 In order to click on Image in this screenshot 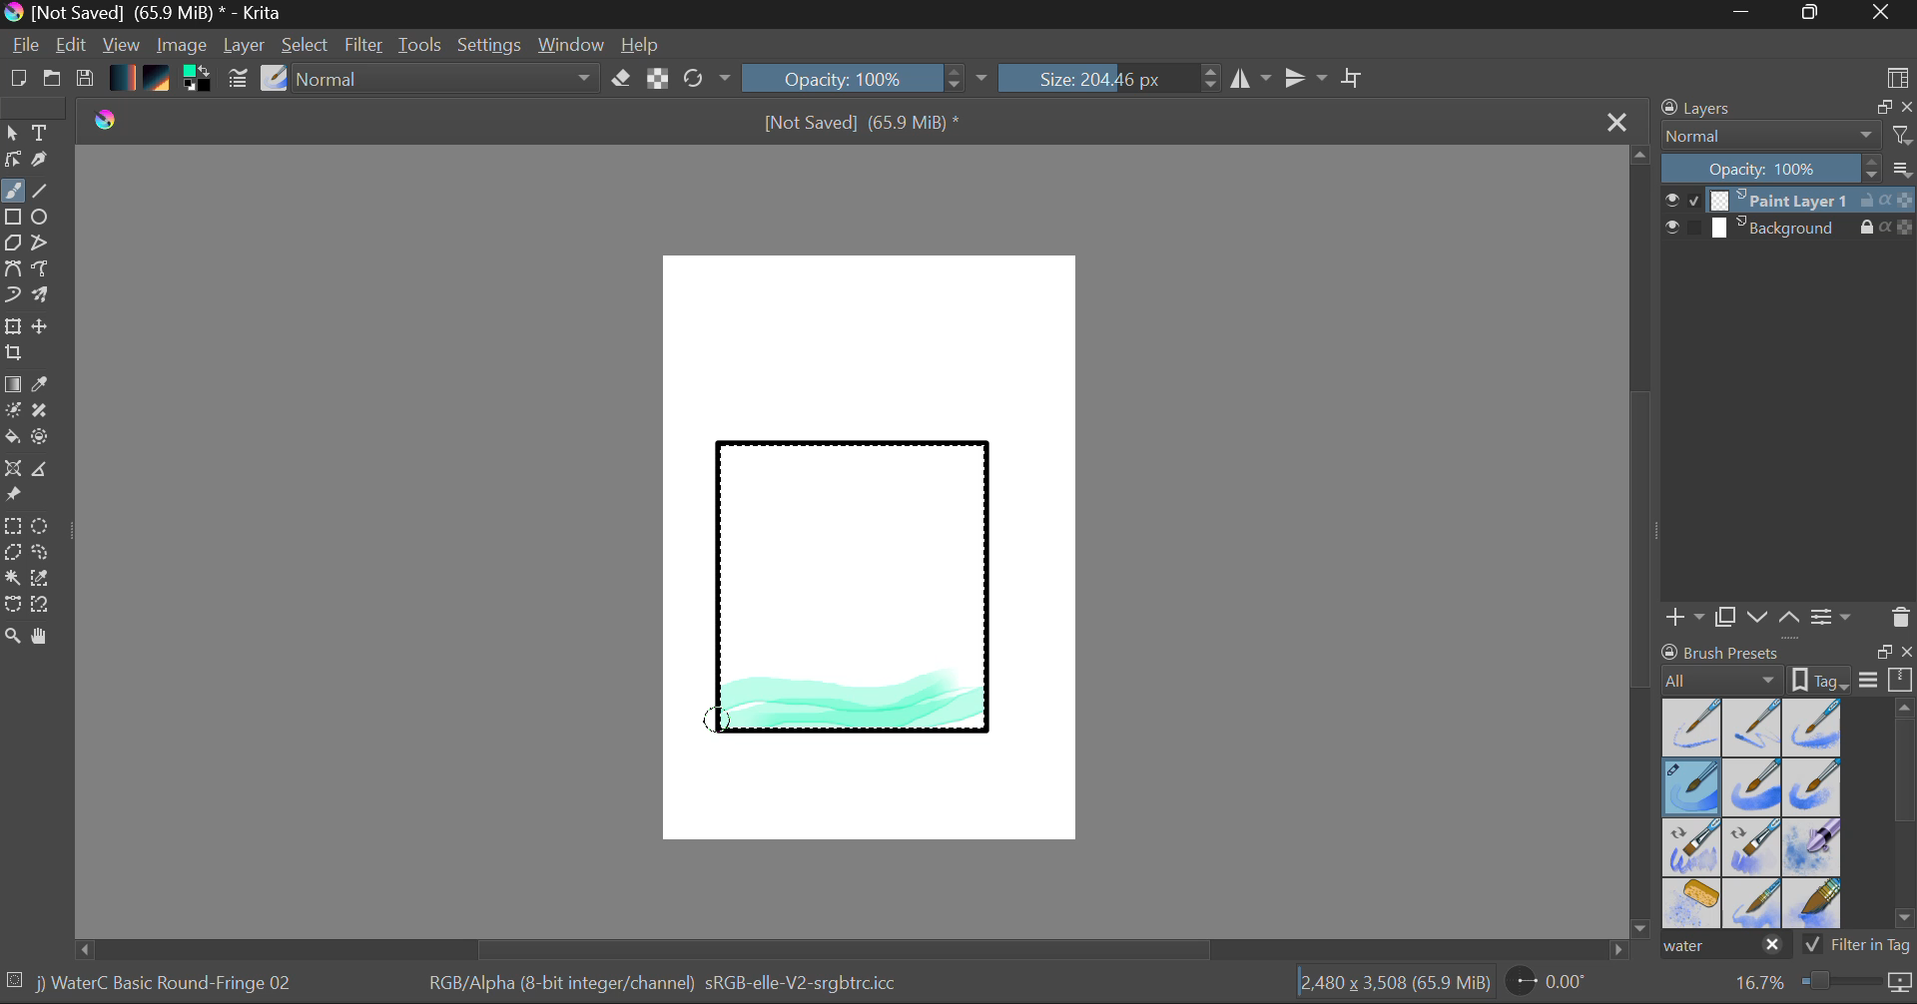, I will do `click(184, 47)`.